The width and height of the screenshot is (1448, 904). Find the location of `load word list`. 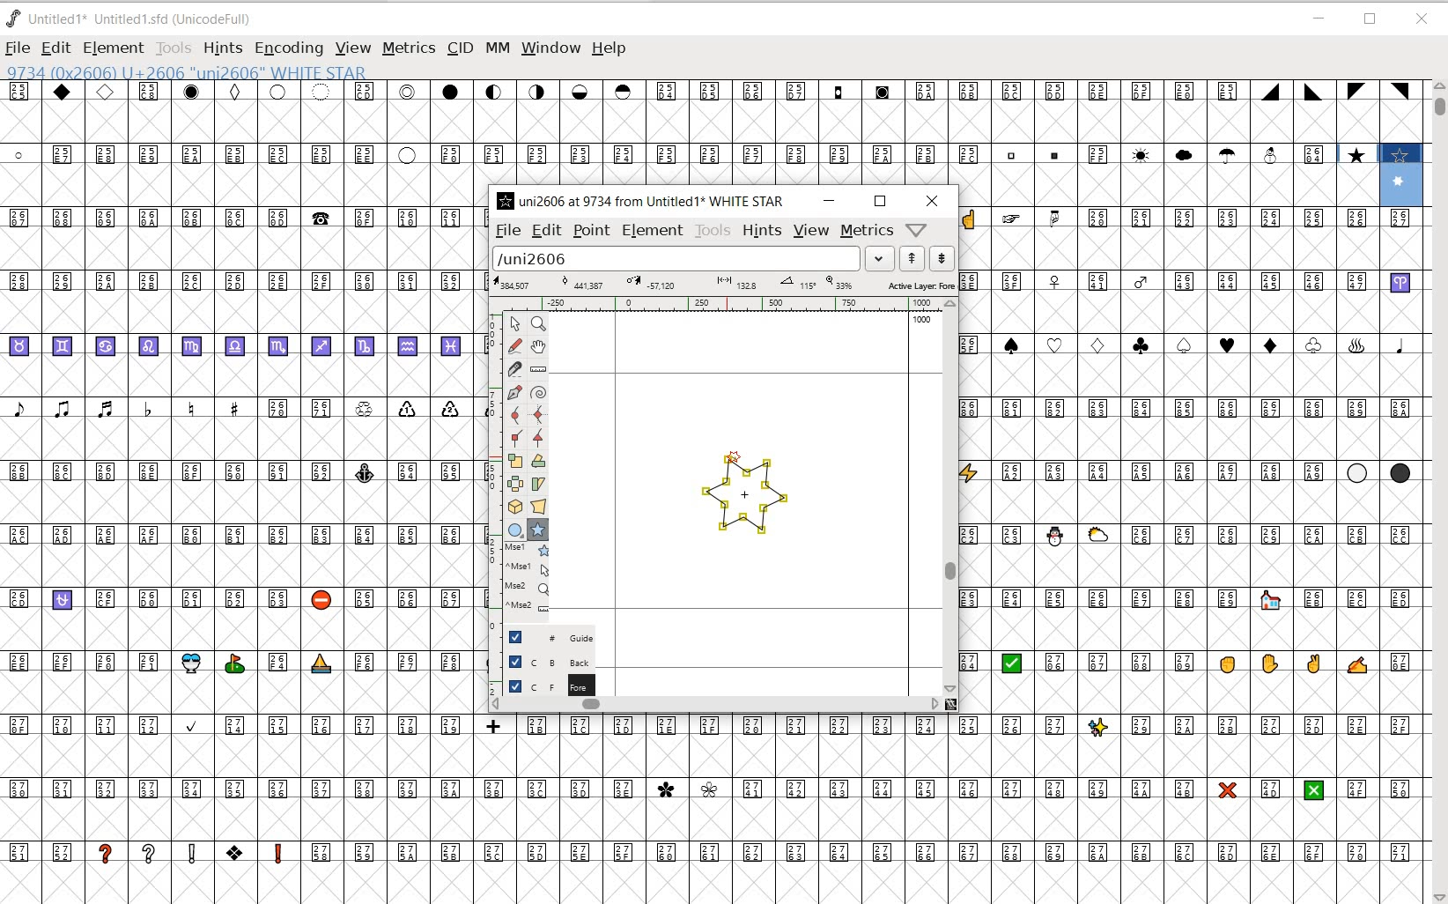

load word list is located at coordinates (690, 257).